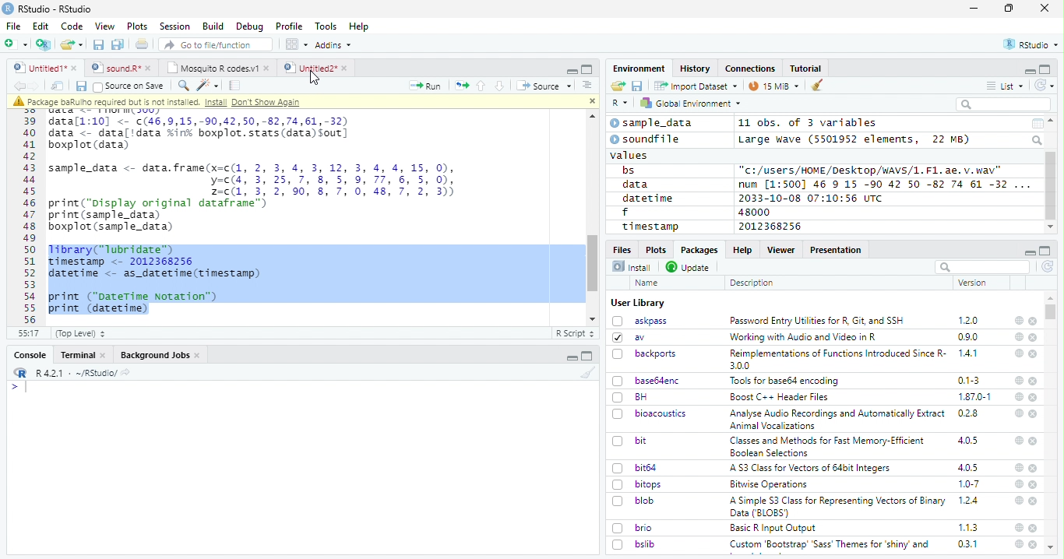  I want to click on num [1:500] 46 9 15 -90 42 50 -82 74 61 -32 ..., so click(884, 184).